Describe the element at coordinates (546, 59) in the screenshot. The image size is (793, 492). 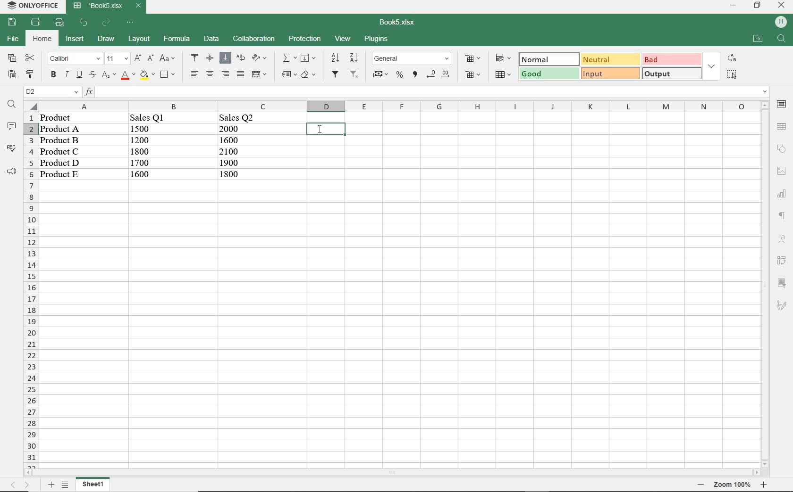
I see `normal` at that location.